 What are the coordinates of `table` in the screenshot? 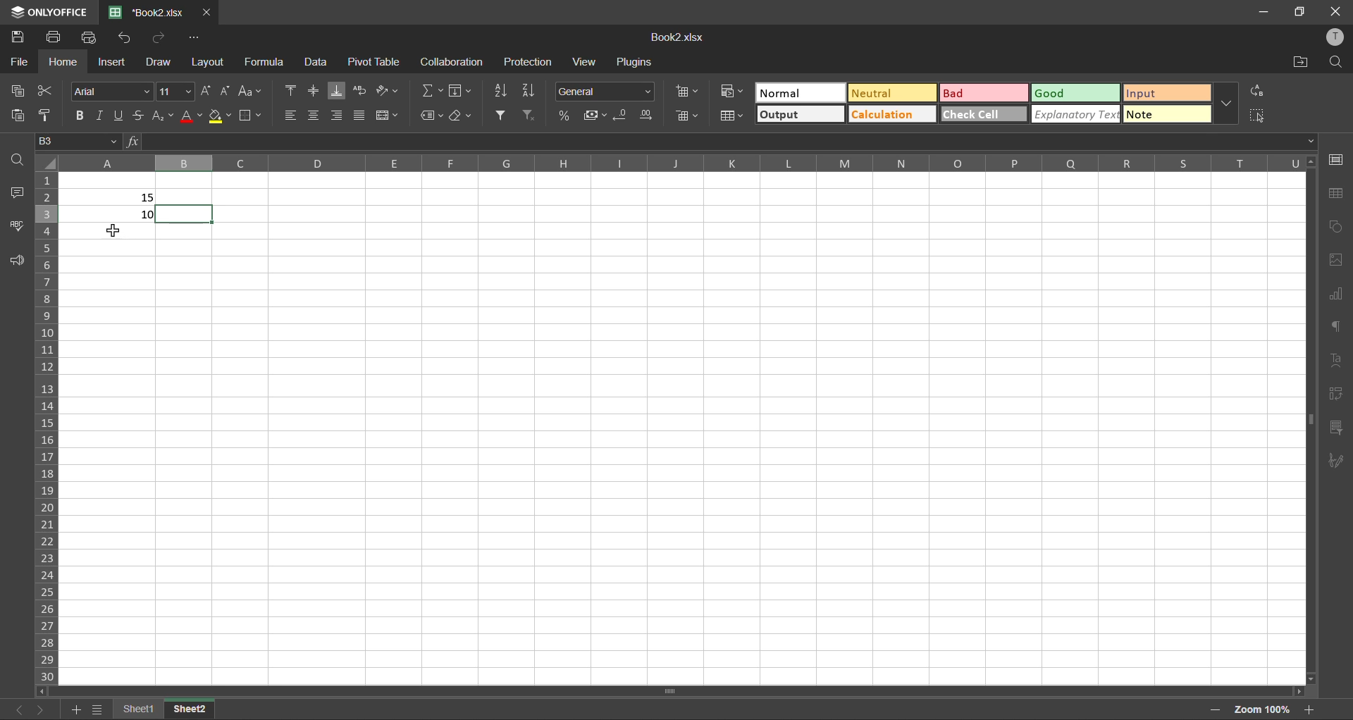 It's located at (1335, 194).